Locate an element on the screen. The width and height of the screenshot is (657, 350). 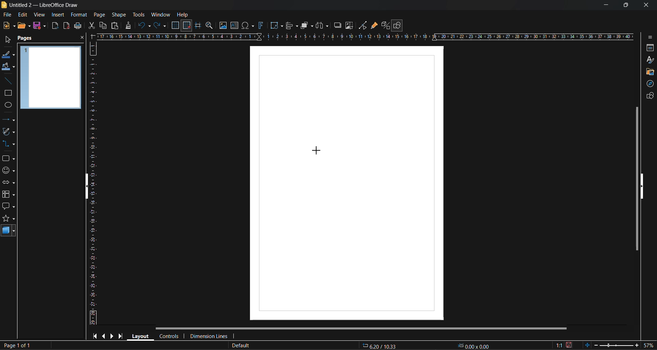
block arrows is located at coordinates (9, 183).